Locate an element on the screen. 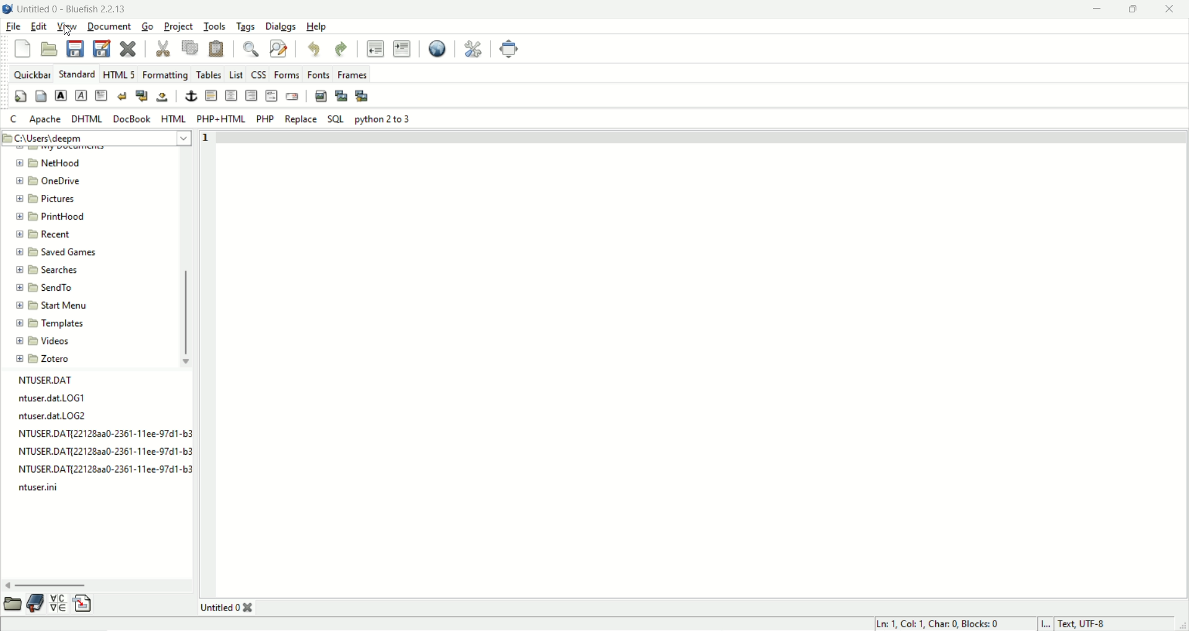  file is located at coordinates (46, 489).